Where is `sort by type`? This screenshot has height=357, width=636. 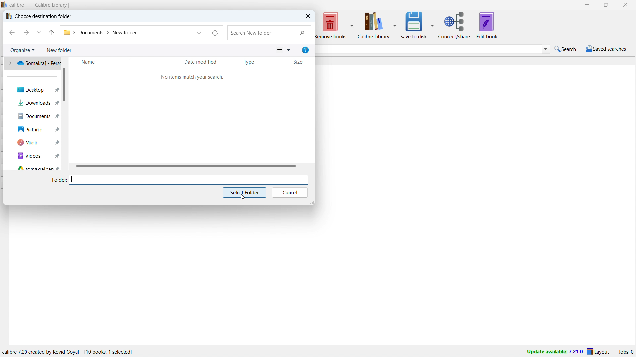
sort by type is located at coordinates (266, 62).